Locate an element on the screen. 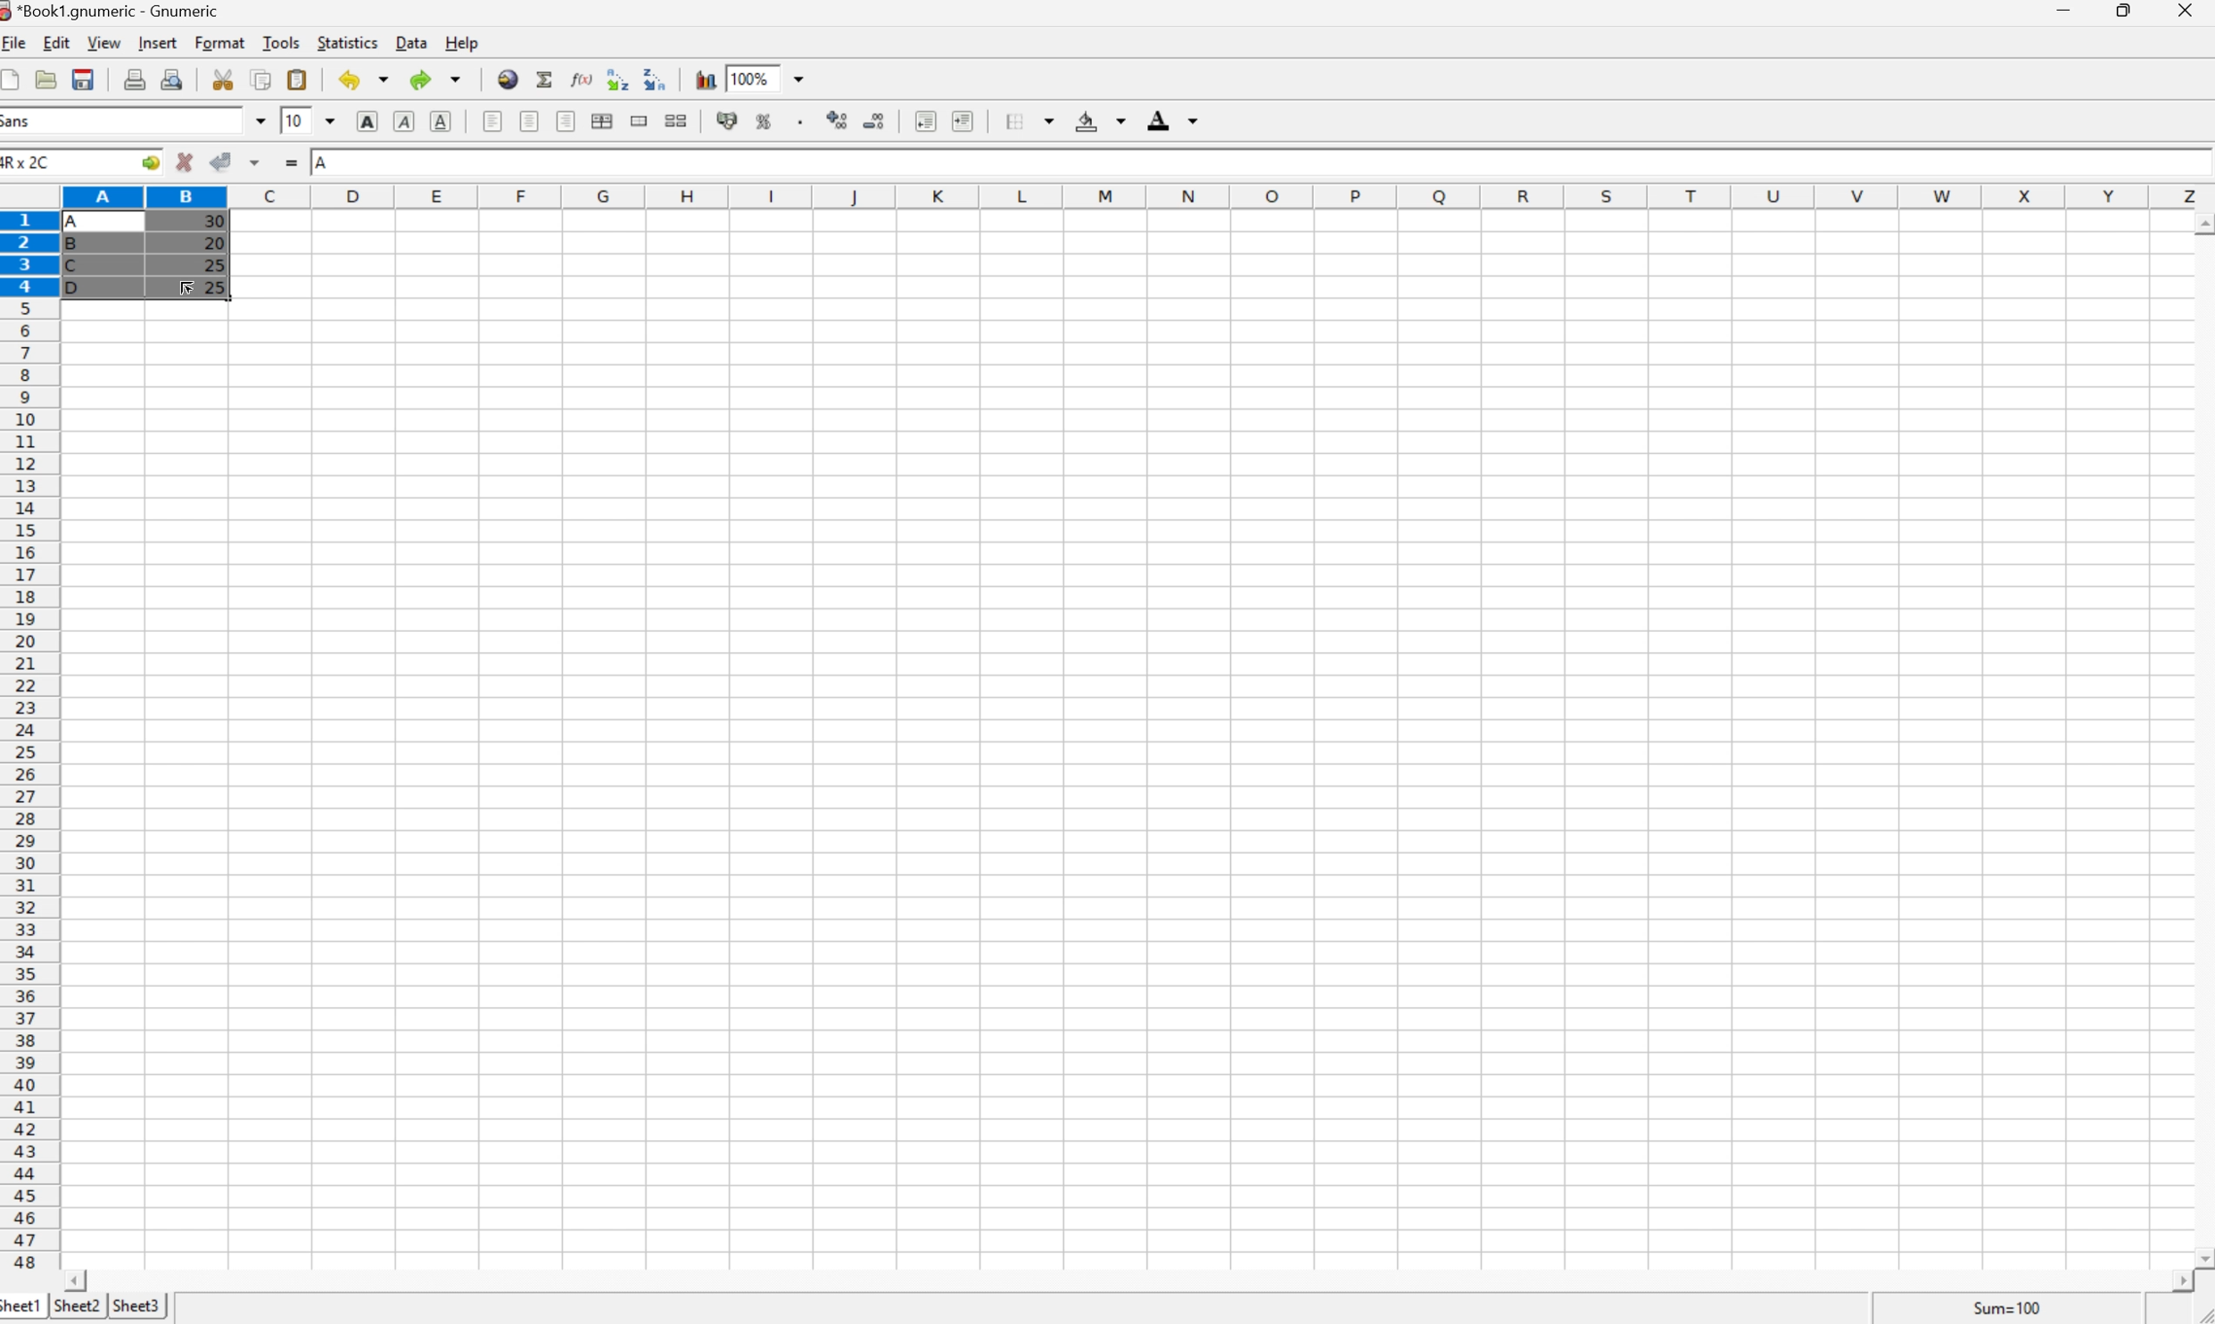  Merge horizontally across the selection is located at coordinates (602, 120).